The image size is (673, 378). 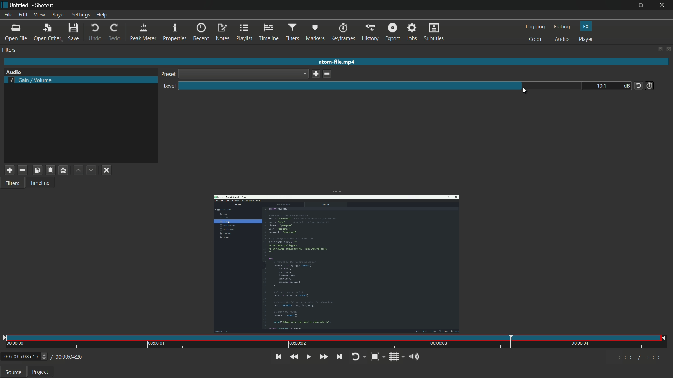 I want to click on export, so click(x=393, y=33).